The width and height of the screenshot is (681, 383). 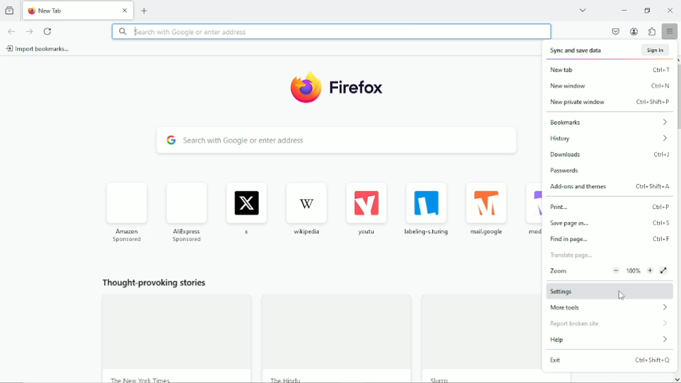 What do you see at coordinates (622, 297) in the screenshot?
I see `Cursor` at bounding box center [622, 297].